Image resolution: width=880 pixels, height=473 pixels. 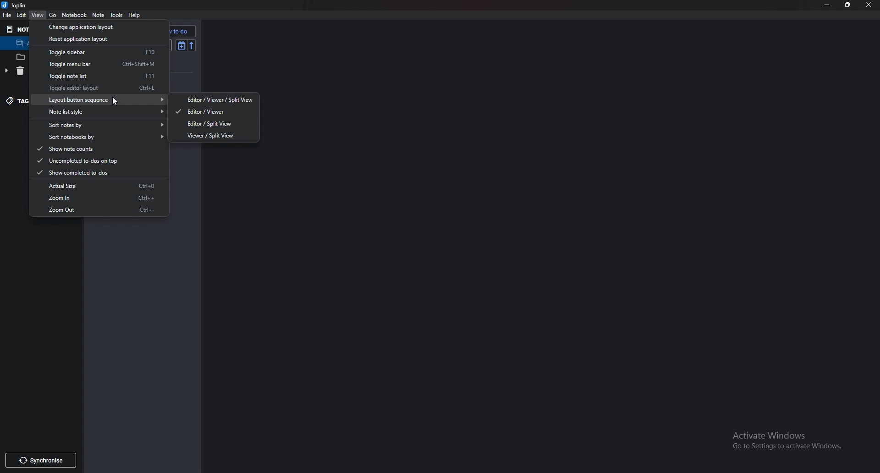 What do you see at coordinates (99, 99) in the screenshot?
I see `Layout button sequence` at bounding box center [99, 99].